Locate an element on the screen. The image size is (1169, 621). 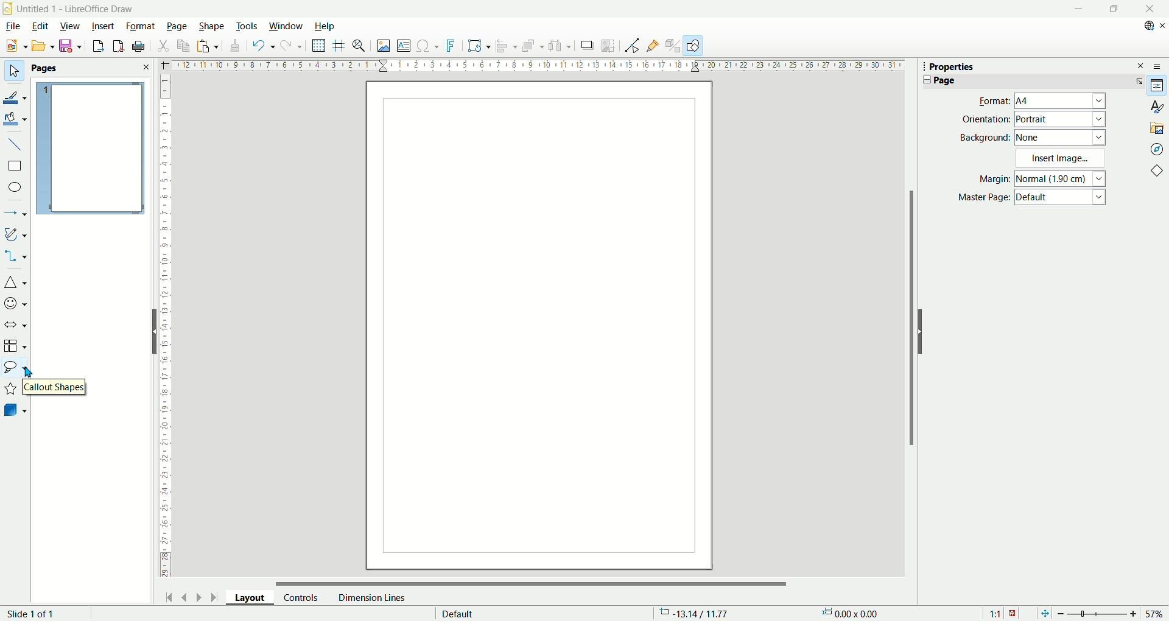
Close document is located at coordinates (1162, 26).